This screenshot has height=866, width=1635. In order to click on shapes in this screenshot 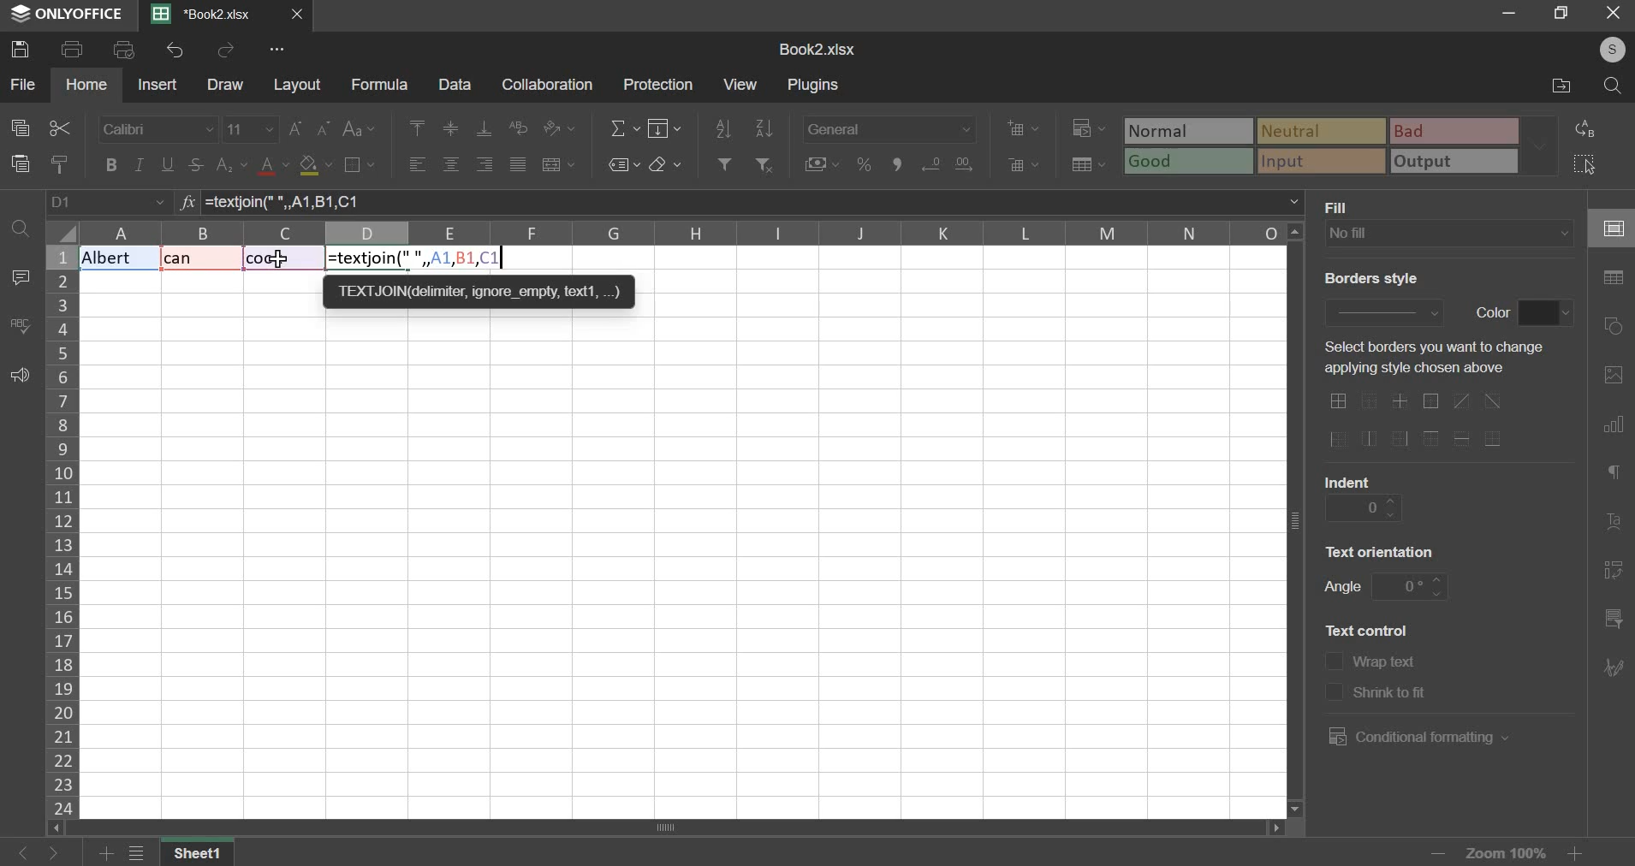, I will do `click(1616, 327)`.